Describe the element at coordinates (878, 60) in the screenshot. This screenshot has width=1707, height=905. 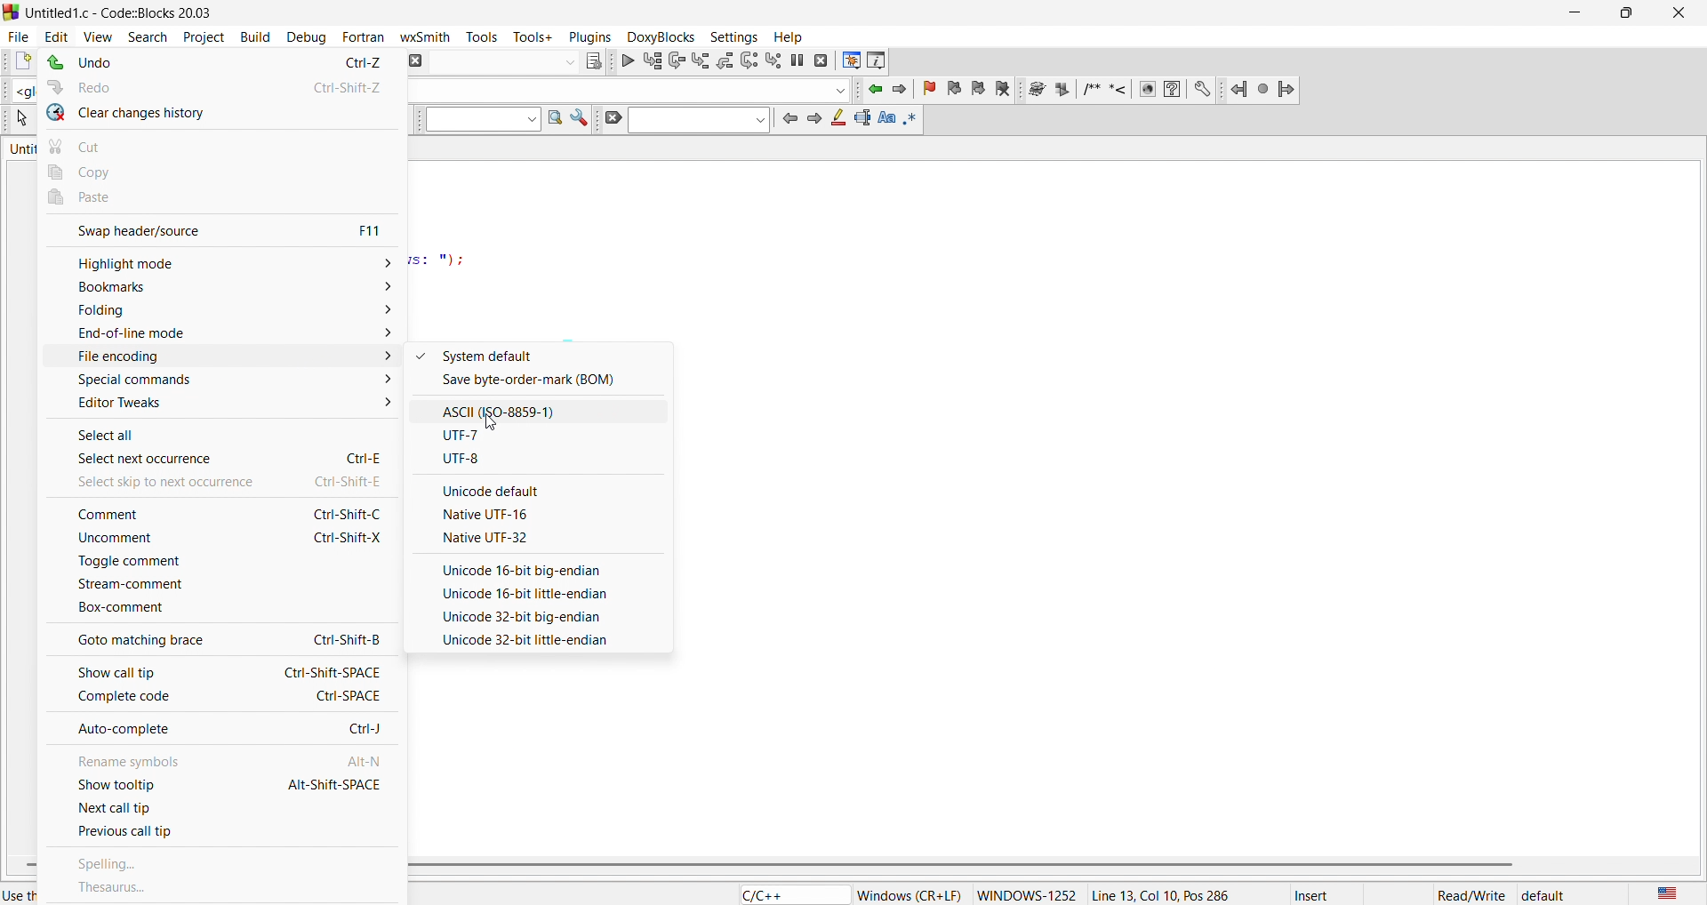
I see `info` at that location.